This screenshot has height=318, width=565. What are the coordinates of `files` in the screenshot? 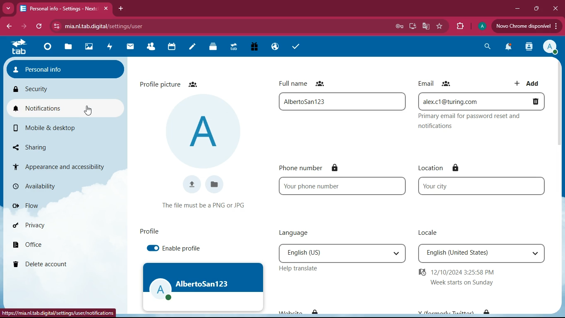 It's located at (215, 185).